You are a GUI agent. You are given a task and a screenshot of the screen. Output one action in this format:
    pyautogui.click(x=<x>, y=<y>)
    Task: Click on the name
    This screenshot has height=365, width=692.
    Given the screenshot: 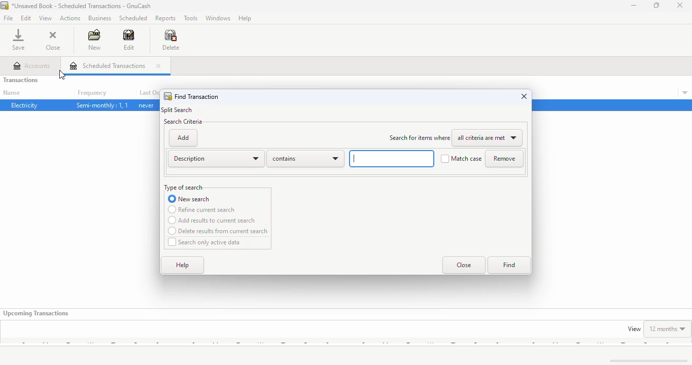 What is the action you would take?
    pyautogui.click(x=12, y=93)
    